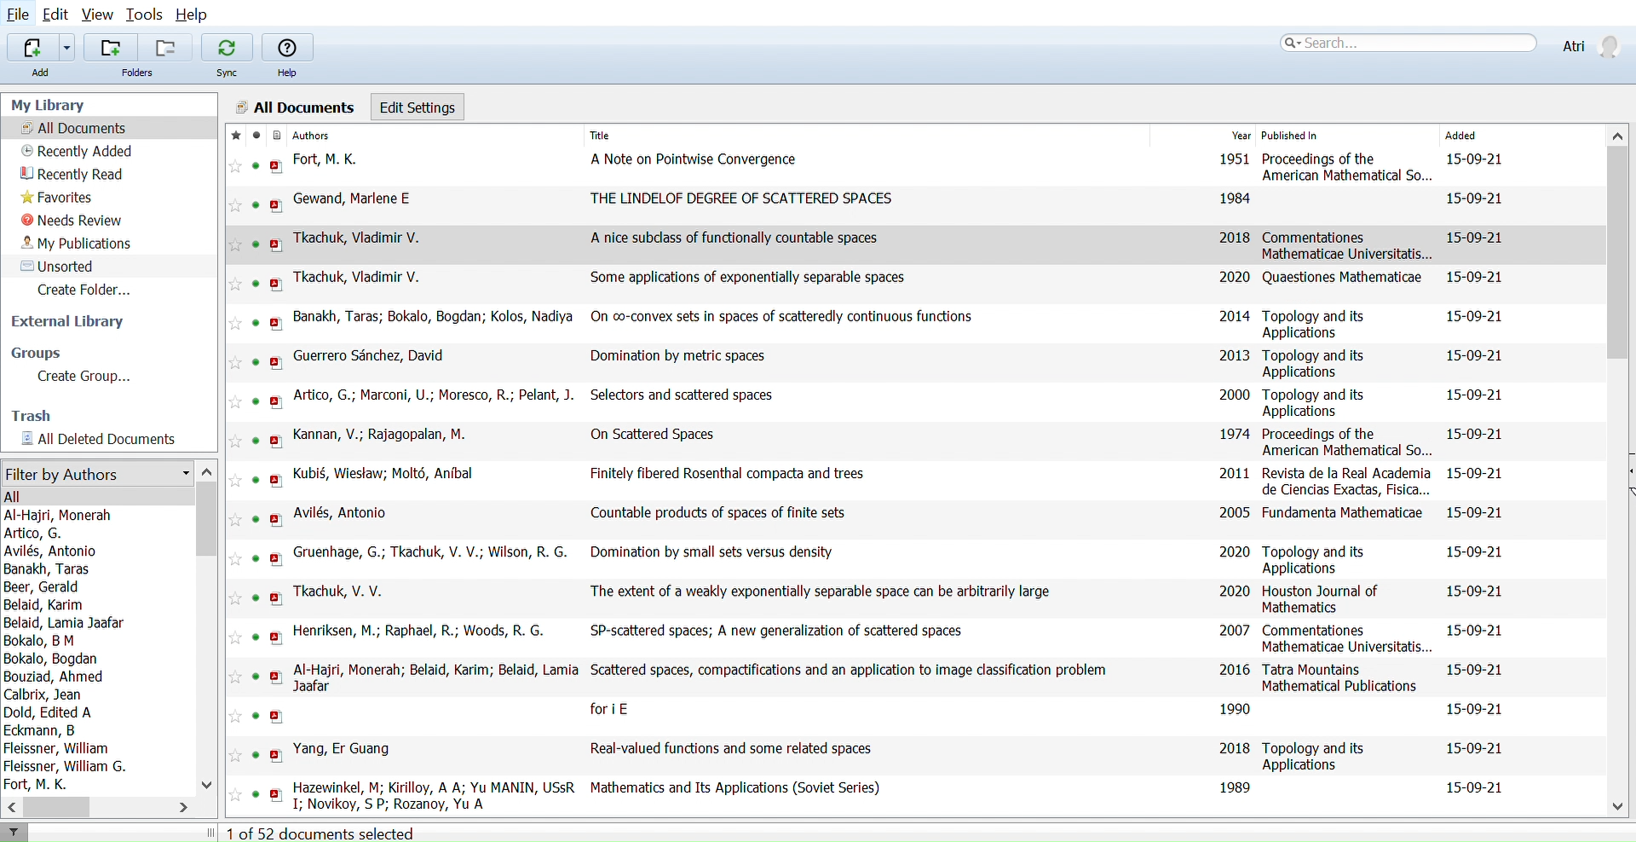 The width and height of the screenshot is (1636, 842). Describe the element at coordinates (1232, 394) in the screenshot. I see `2000` at that location.